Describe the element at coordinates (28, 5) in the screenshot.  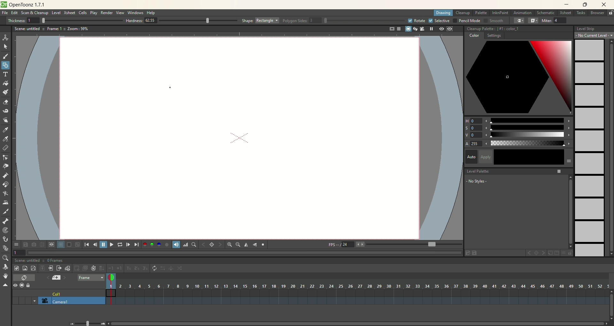
I see `OpenToonz 1.7.1` at that location.